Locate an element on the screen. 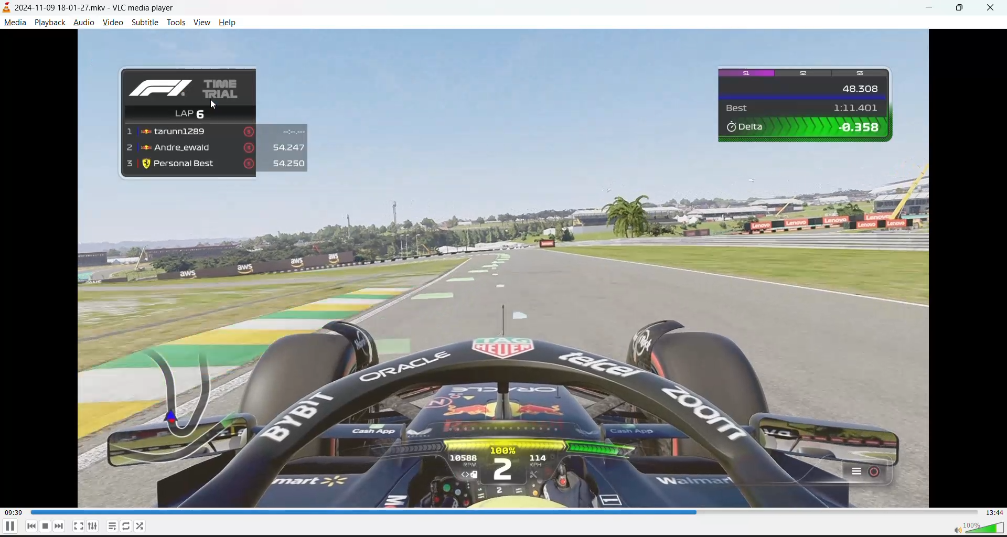 Image resolution: width=1007 pixels, height=537 pixels. current track time is located at coordinates (14, 511).